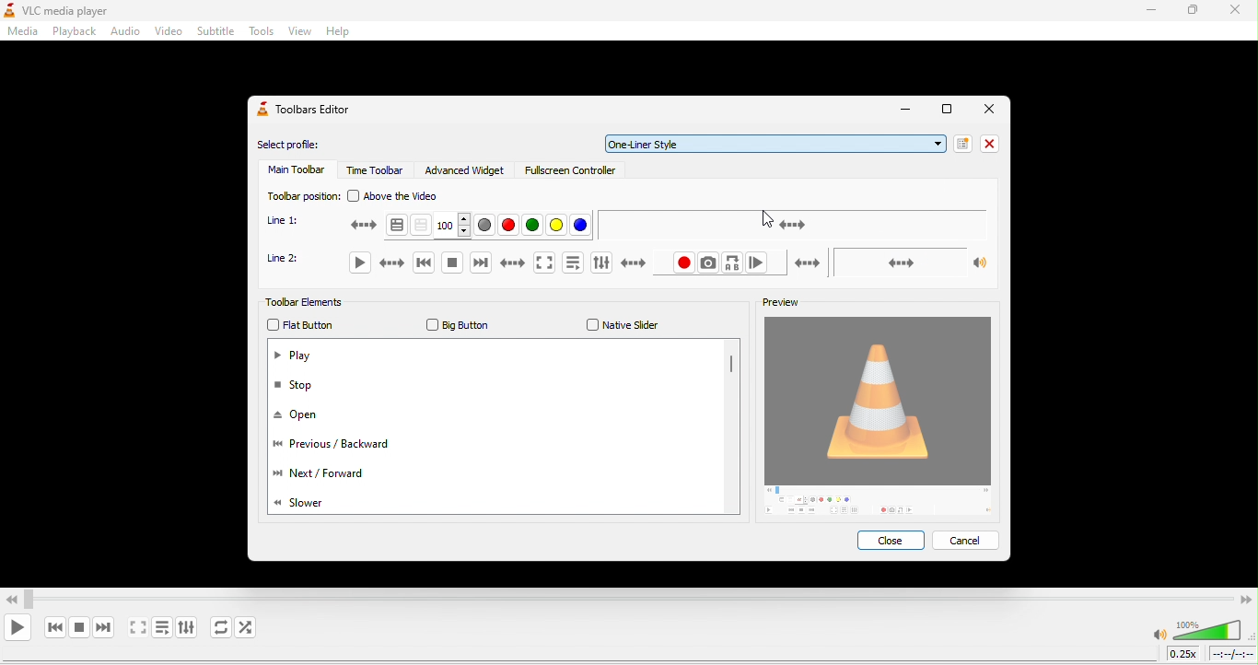 The image size is (1258, 665). I want to click on play, so click(380, 267).